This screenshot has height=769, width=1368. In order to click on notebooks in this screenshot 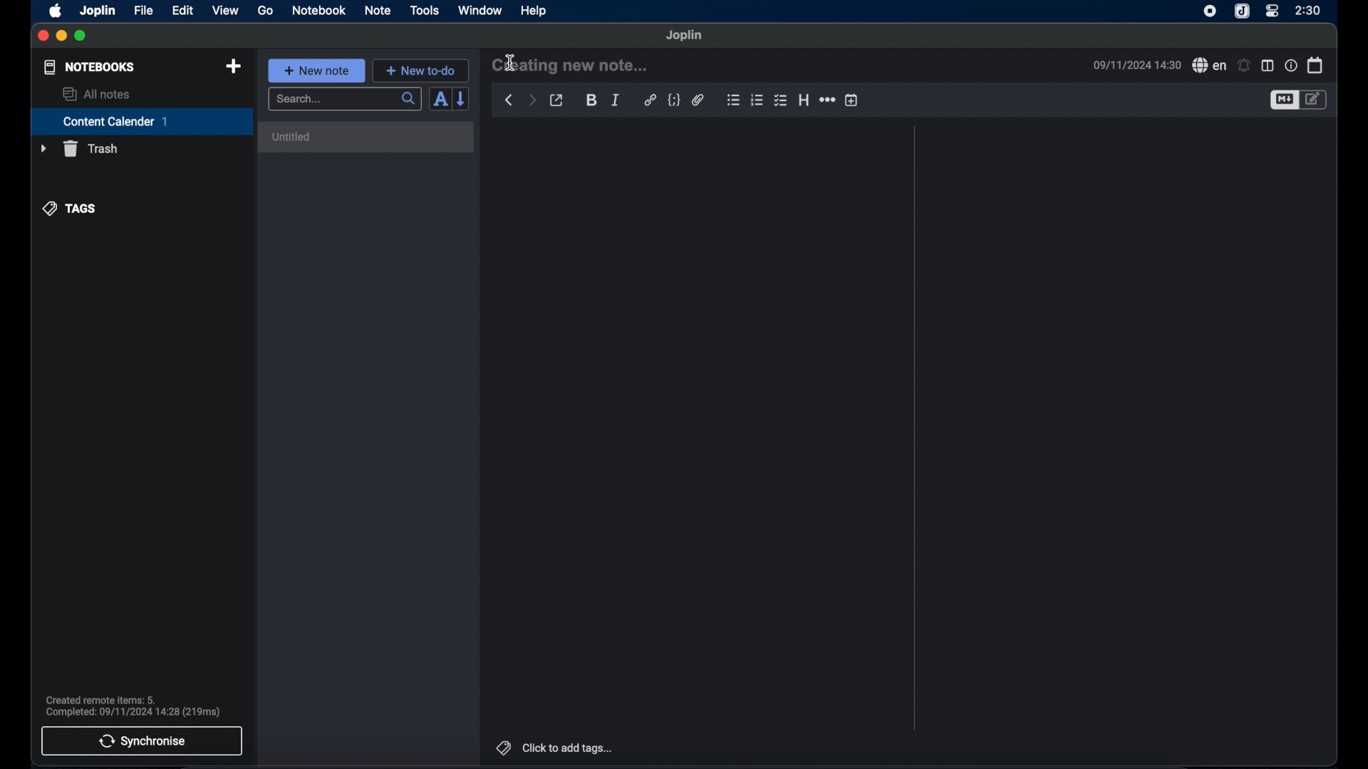, I will do `click(90, 67)`.